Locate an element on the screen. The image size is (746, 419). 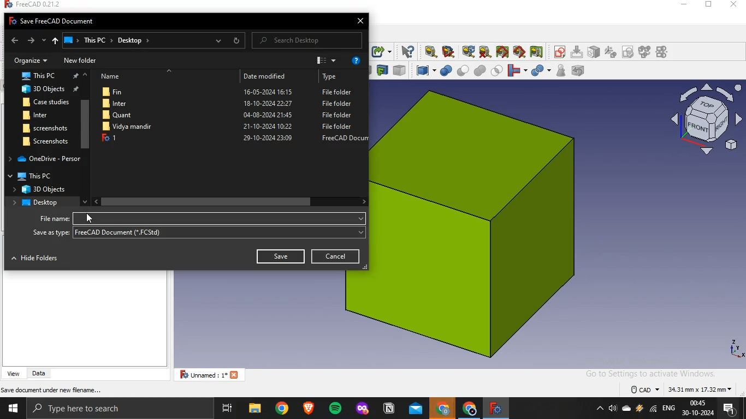
unnamed is located at coordinates (212, 375).